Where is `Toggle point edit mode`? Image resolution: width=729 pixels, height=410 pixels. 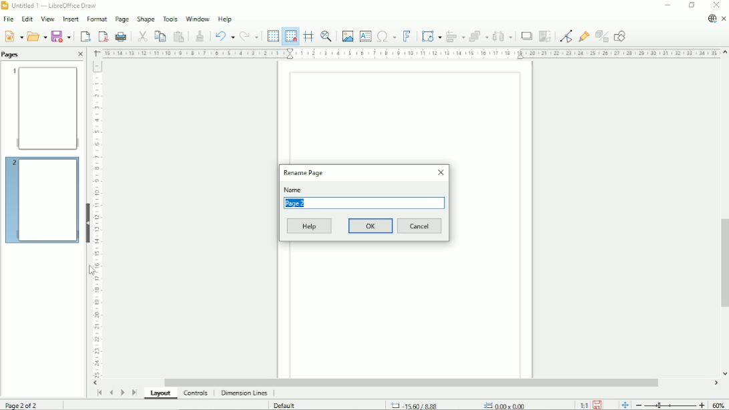 Toggle point edit mode is located at coordinates (567, 35).